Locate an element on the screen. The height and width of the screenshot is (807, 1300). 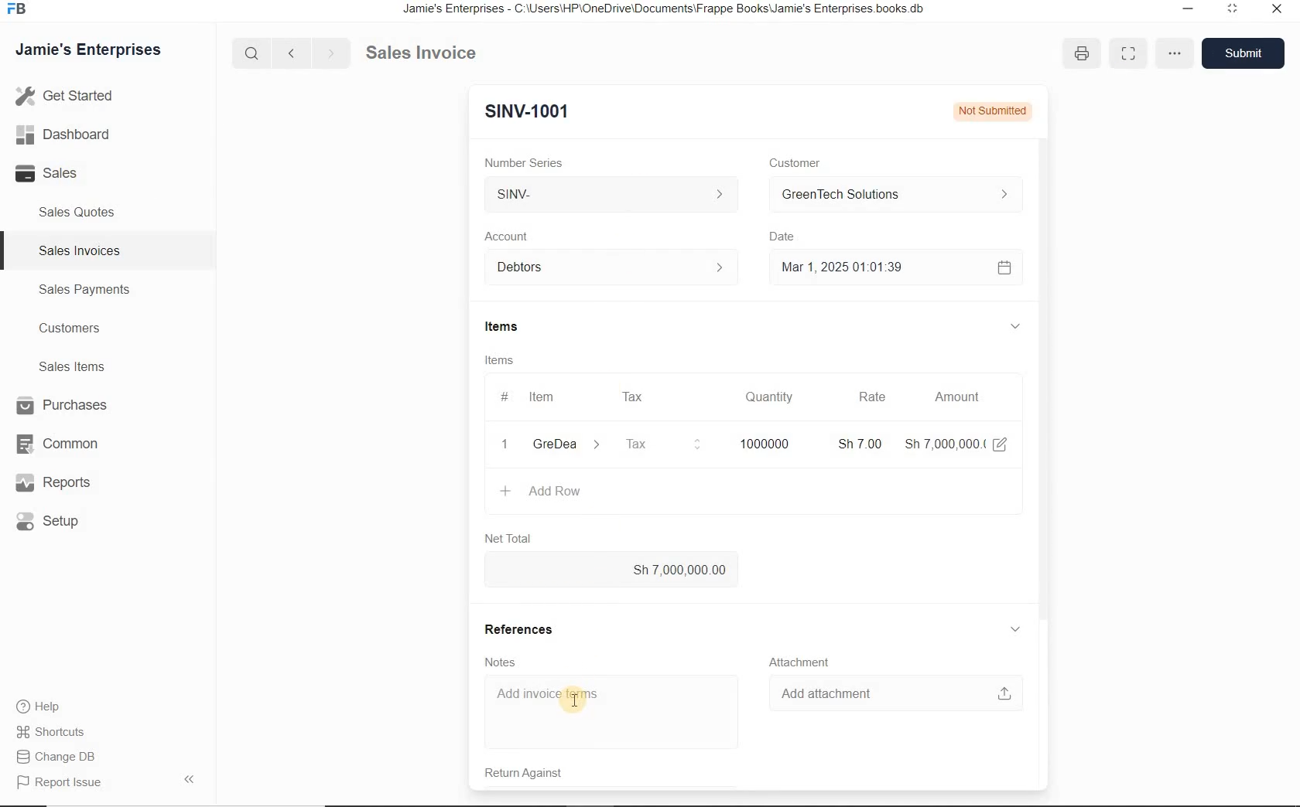
, Reports is located at coordinates (56, 484).